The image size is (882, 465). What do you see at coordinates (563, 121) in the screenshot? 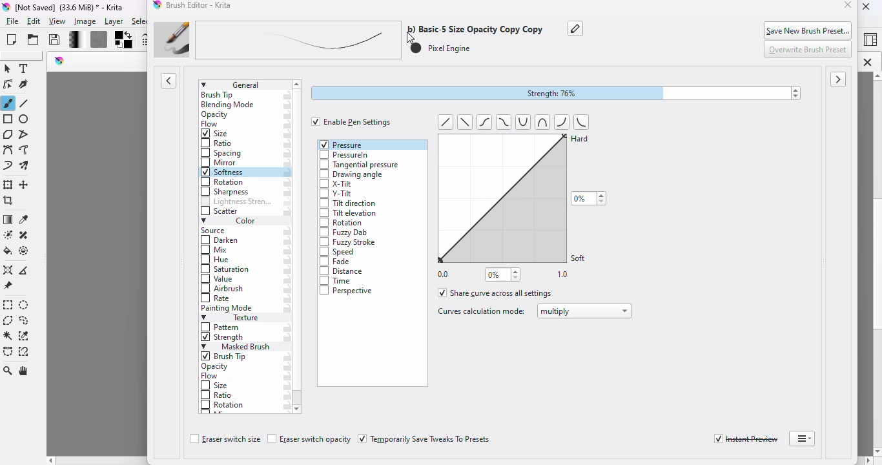
I see `half curve` at bounding box center [563, 121].